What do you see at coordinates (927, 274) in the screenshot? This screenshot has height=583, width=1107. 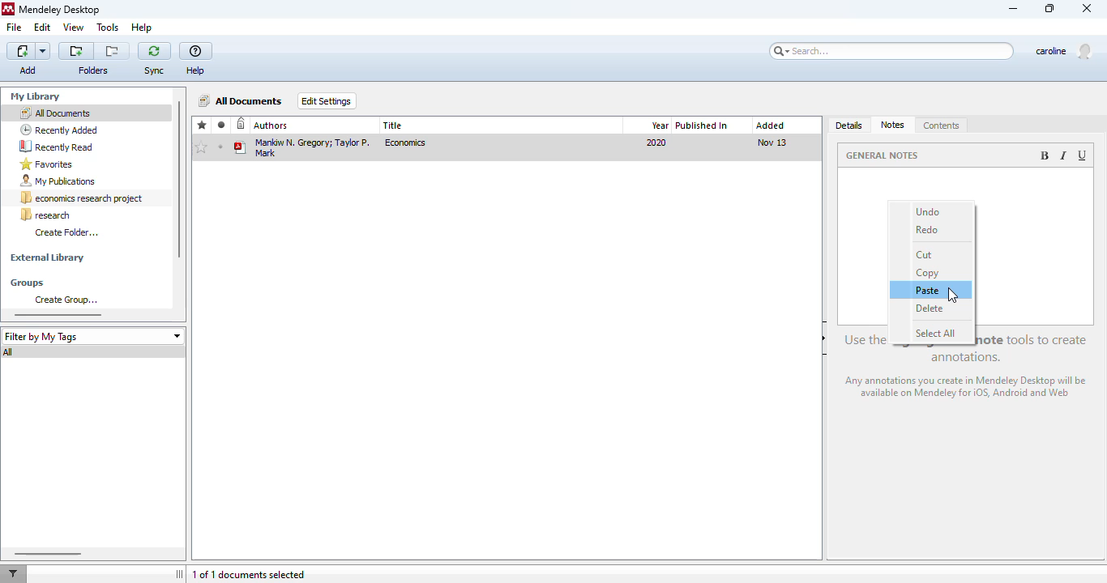 I see `copy` at bounding box center [927, 274].